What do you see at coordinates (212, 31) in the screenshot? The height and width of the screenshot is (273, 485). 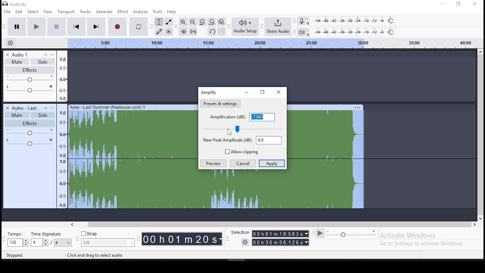 I see `undo` at bounding box center [212, 31].